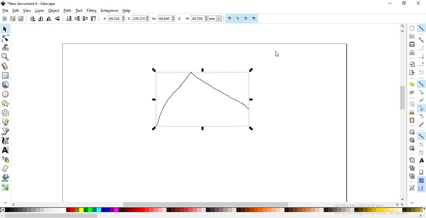 Image resolution: width=426 pixels, height=218 pixels. Describe the element at coordinates (5, 19) in the screenshot. I see `select all objects or all nodes` at that location.